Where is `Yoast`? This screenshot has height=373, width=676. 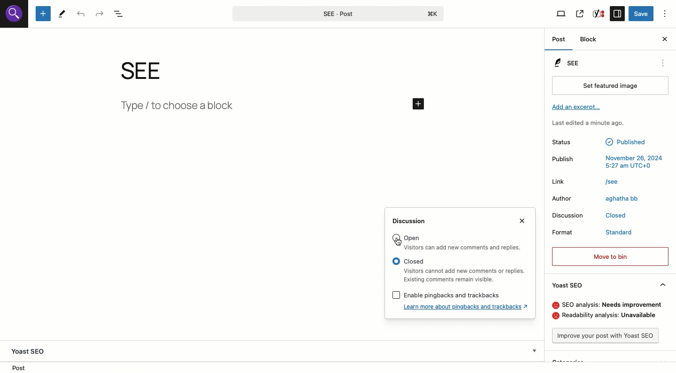
Yoast is located at coordinates (599, 14).